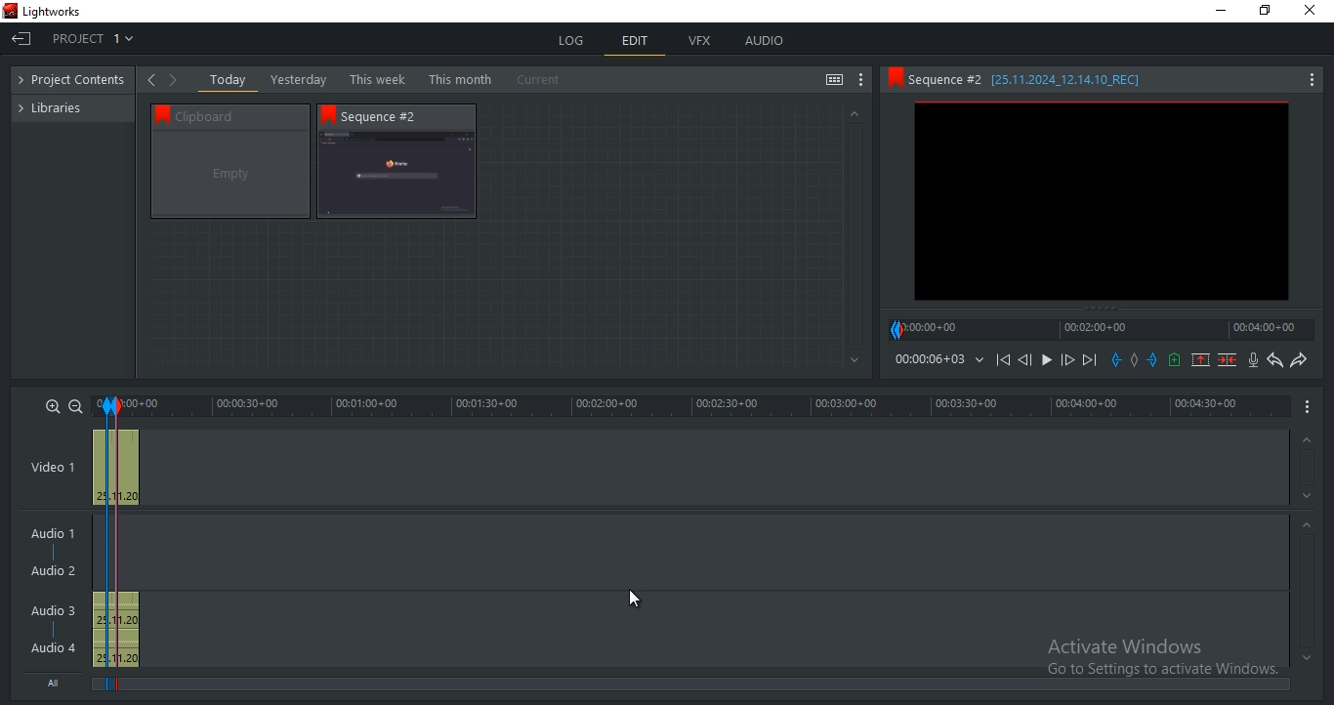 This screenshot has width=1334, height=705. What do you see at coordinates (49, 535) in the screenshot?
I see `Audio 1` at bounding box center [49, 535].